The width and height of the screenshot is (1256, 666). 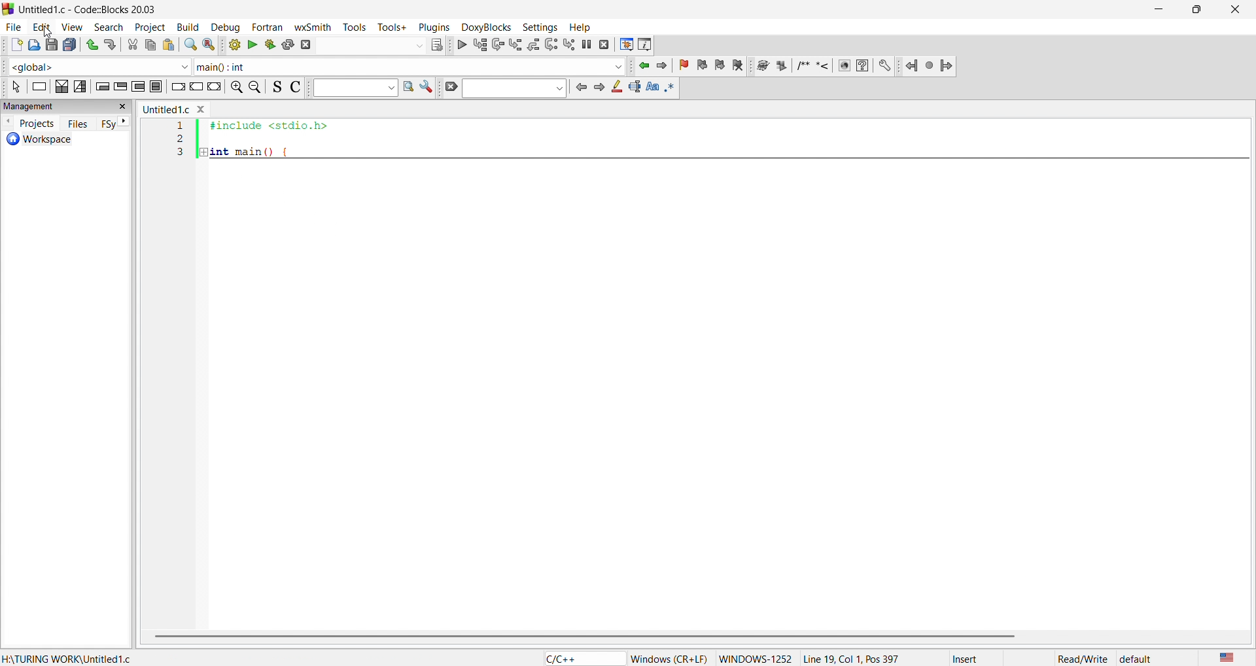 What do you see at coordinates (223, 26) in the screenshot?
I see `debug` at bounding box center [223, 26].